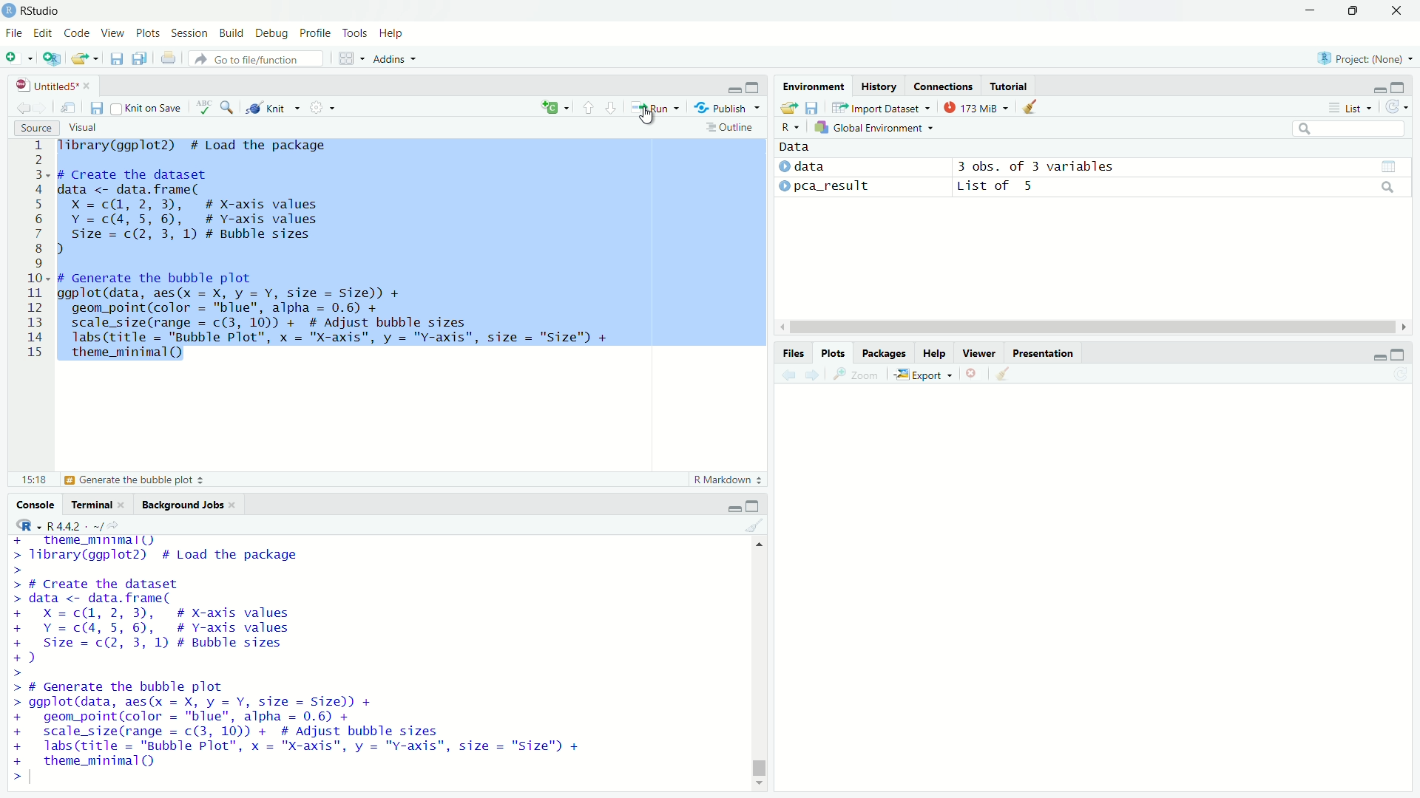  What do you see at coordinates (649, 117) in the screenshot?
I see `cursor` at bounding box center [649, 117].